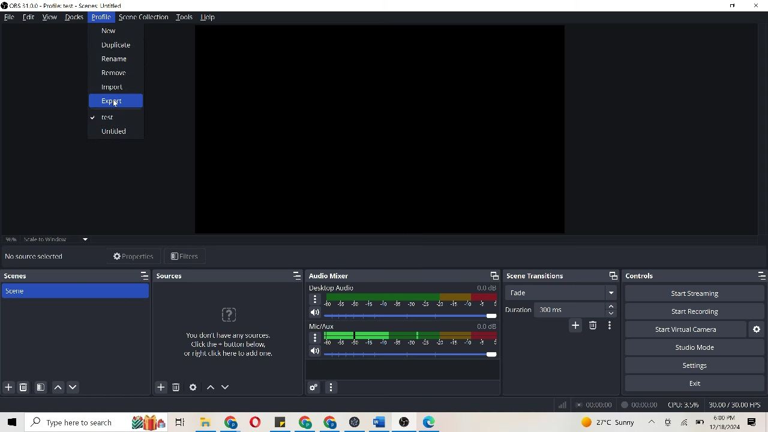  Describe the element at coordinates (176, 388) in the screenshot. I see `remove` at that location.